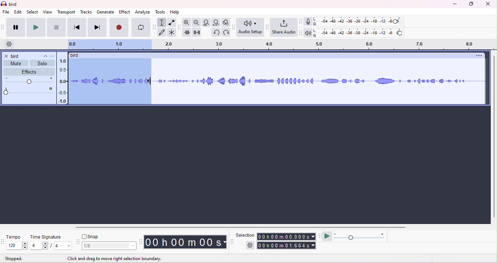 The width and height of the screenshot is (497, 263). Describe the element at coordinates (47, 237) in the screenshot. I see `time signature` at that location.